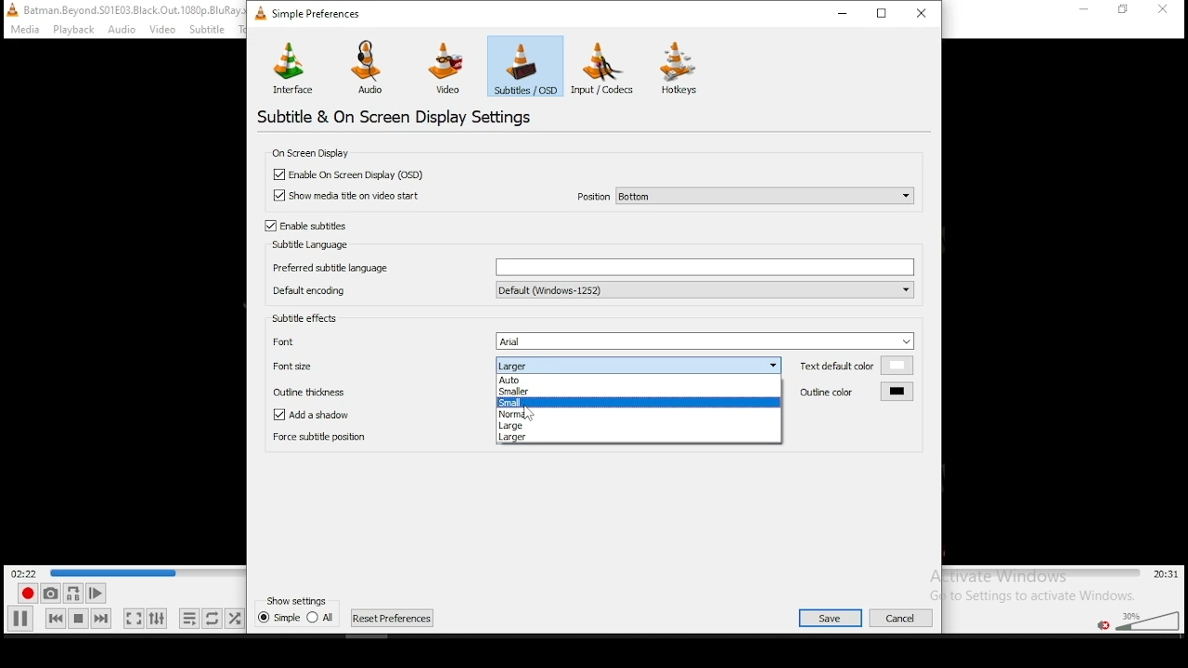 Image resolution: width=1188 pixels, height=668 pixels. Describe the element at coordinates (594, 340) in the screenshot. I see `font` at that location.